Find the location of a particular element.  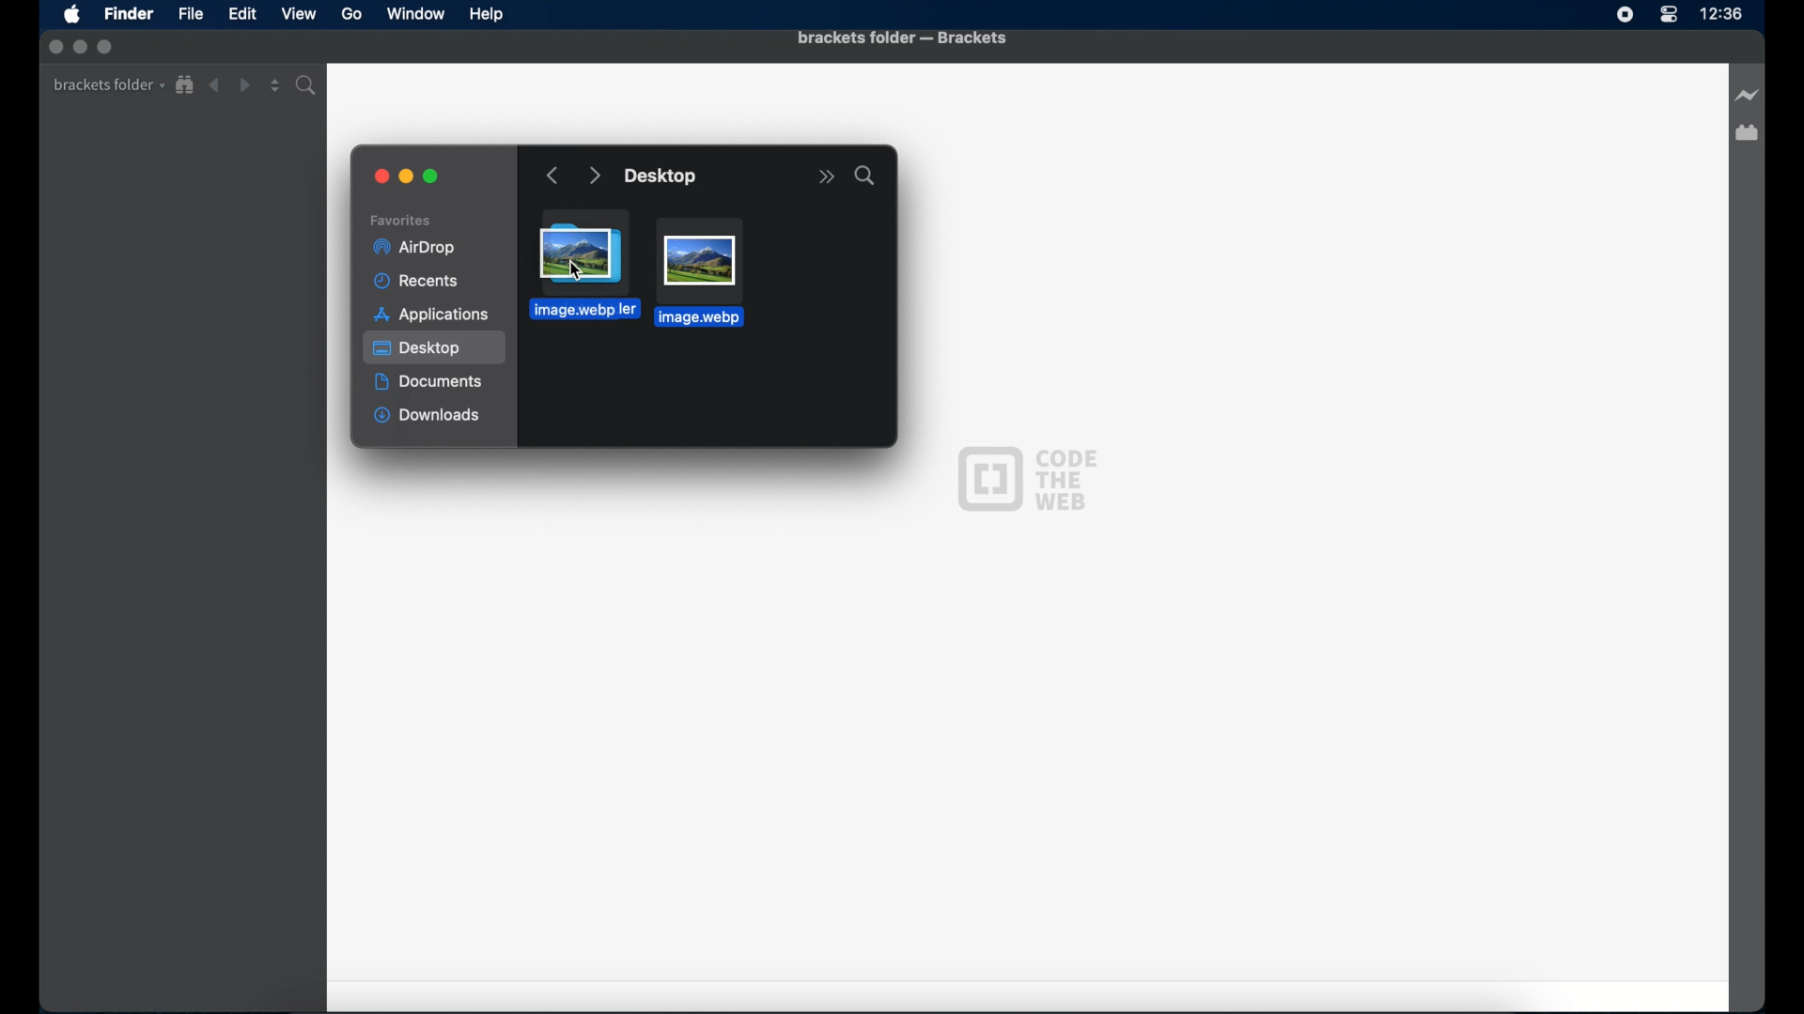

brackets folder - brackets is located at coordinates (902, 39).